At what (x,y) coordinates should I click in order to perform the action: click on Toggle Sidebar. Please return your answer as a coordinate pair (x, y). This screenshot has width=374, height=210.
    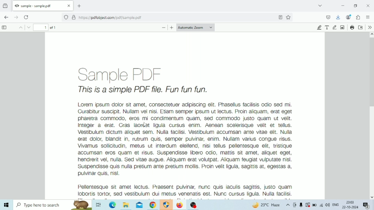
    Looking at the image, I should click on (5, 28).